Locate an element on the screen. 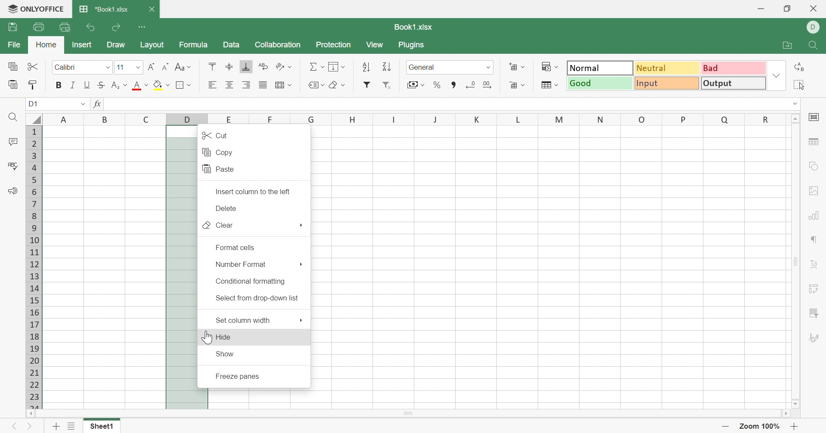 This screenshot has height=433, width=826. Orientation is located at coordinates (278, 66).